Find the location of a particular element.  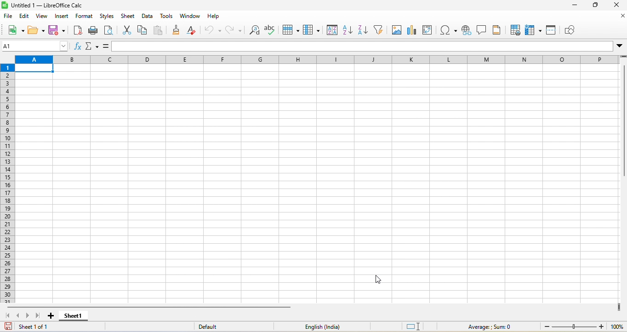

standard selection is located at coordinates (415, 326).